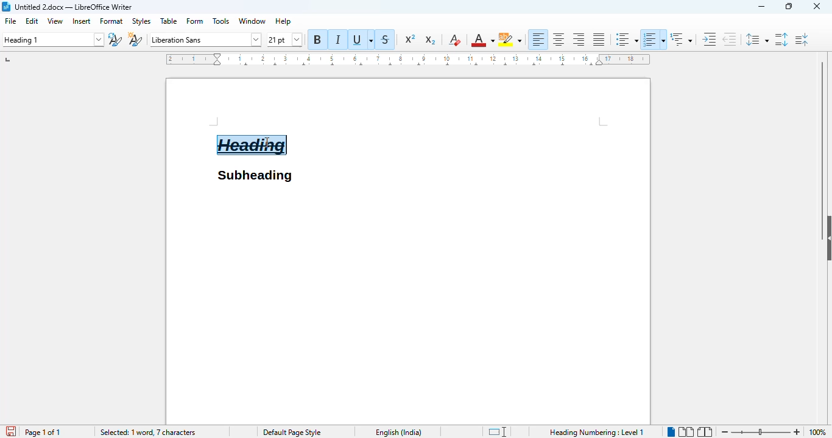 The width and height of the screenshot is (832, 438). What do you see at coordinates (762, 7) in the screenshot?
I see `minimize` at bounding box center [762, 7].